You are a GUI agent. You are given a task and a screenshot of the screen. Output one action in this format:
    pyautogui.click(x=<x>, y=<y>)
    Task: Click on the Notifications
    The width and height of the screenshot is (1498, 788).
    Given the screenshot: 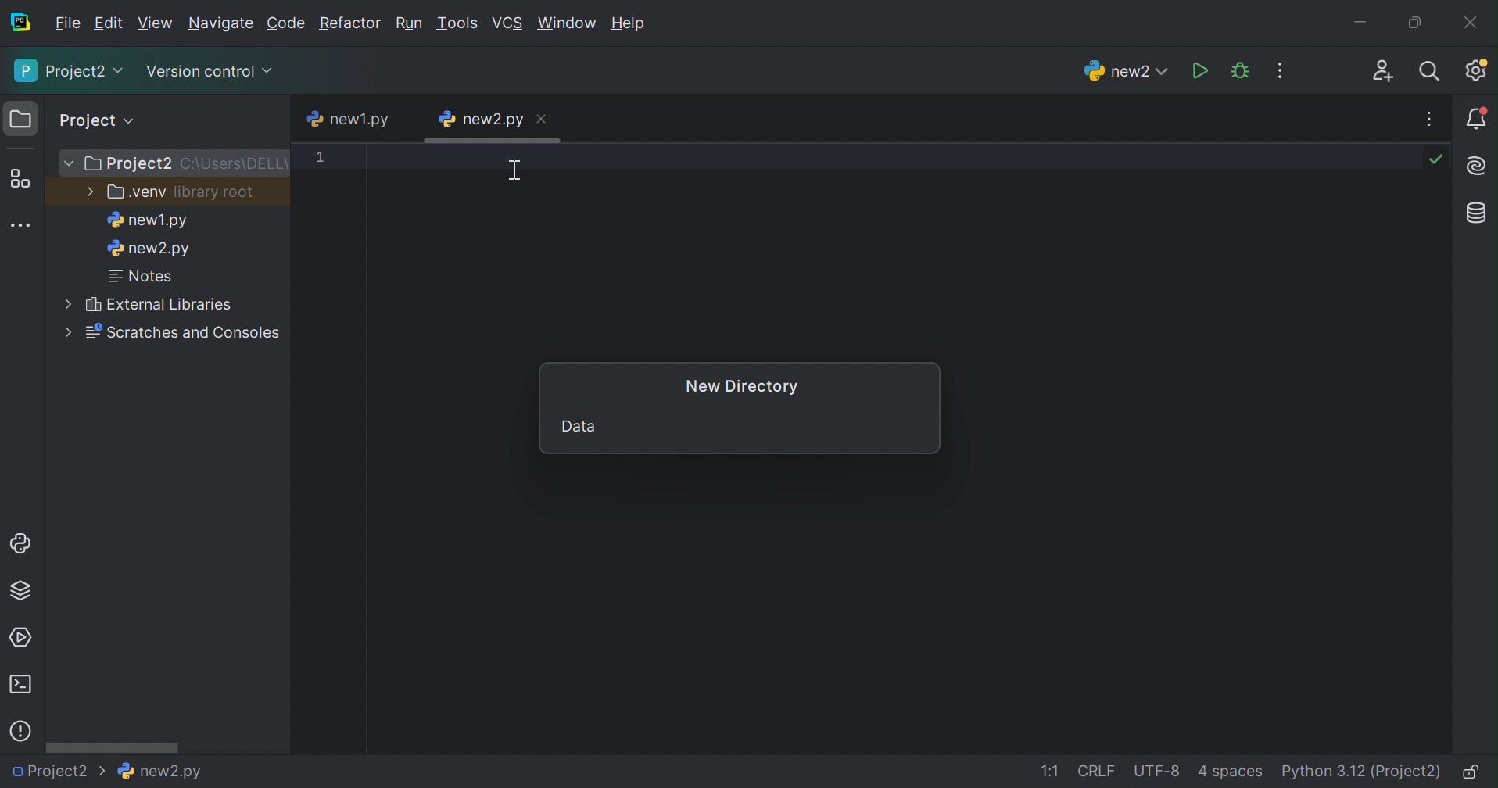 What is the action you would take?
    pyautogui.click(x=1477, y=119)
    